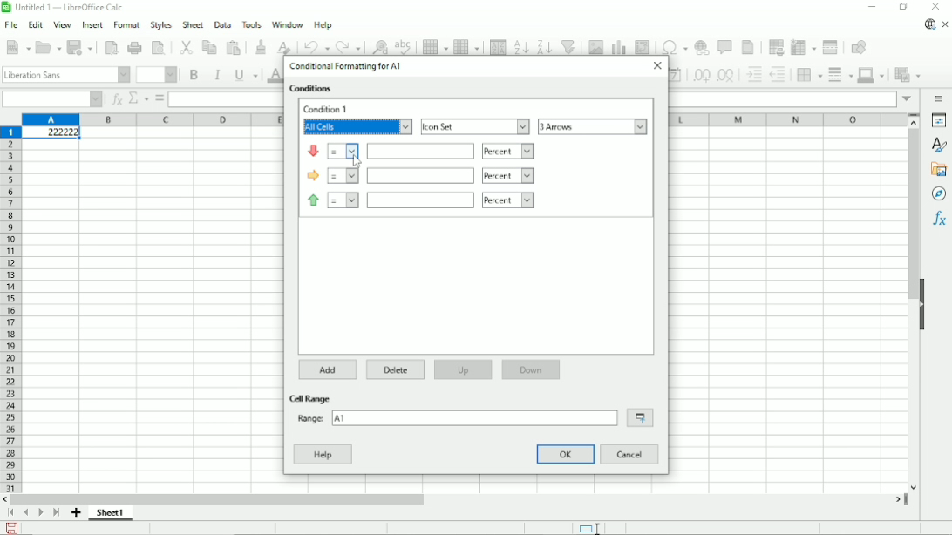 The height and width of the screenshot is (535, 952). What do you see at coordinates (462, 369) in the screenshot?
I see `Up` at bounding box center [462, 369].